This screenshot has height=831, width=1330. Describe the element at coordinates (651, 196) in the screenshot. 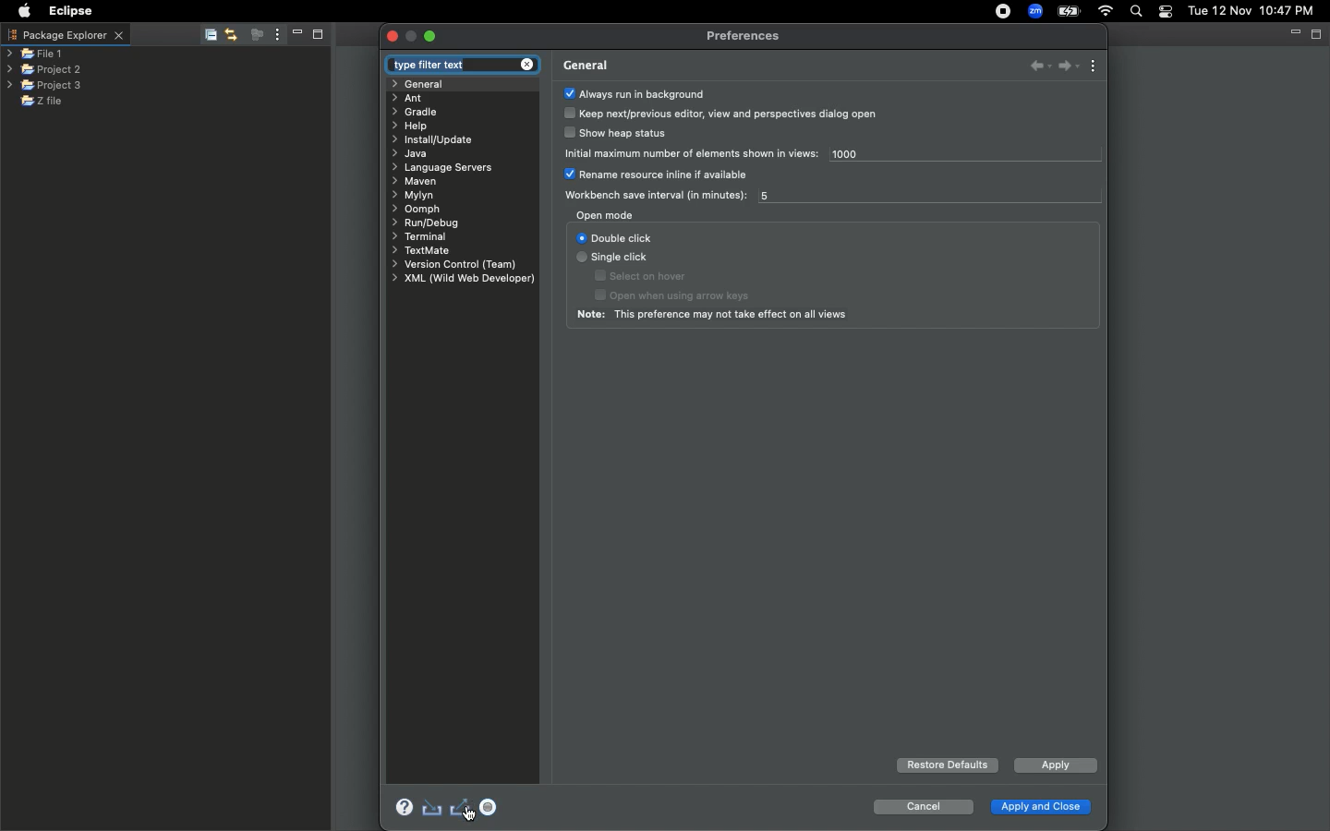

I see `Workbench save internal in minutes` at that location.